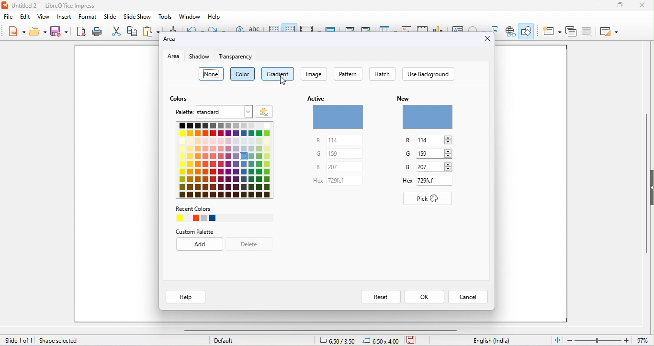 This screenshot has width=654, height=346. I want to click on open, so click(38, 31).